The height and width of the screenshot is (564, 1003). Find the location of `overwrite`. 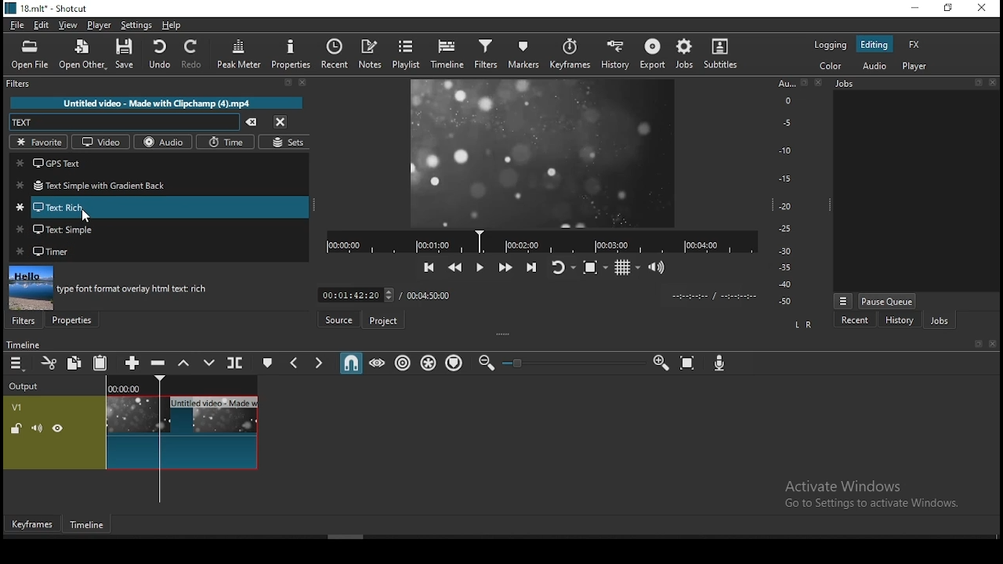

overwrite is located at coordinates (208, 362).